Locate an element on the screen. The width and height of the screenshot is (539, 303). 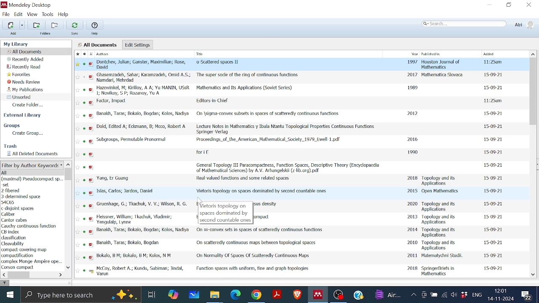
date is located at coordinates (494, 230).